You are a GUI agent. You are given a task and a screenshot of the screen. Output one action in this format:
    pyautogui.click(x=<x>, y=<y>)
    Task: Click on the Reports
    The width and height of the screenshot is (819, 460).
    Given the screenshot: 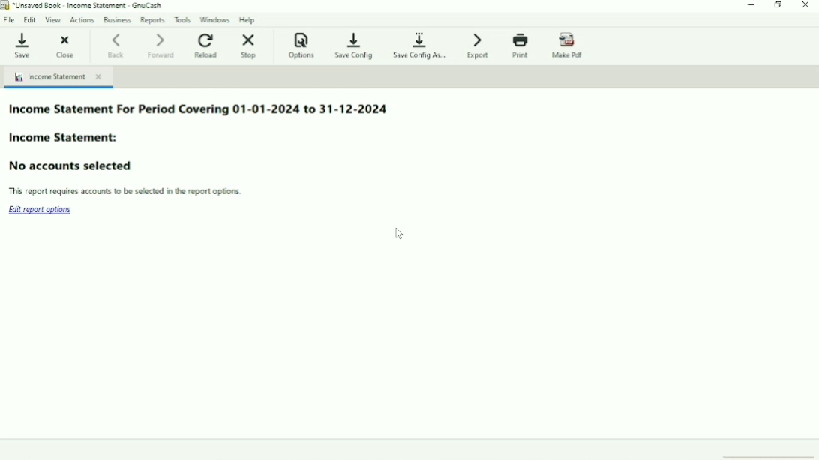 What is the action you would take?
    pyautogui.click(x=153, y=20)
    